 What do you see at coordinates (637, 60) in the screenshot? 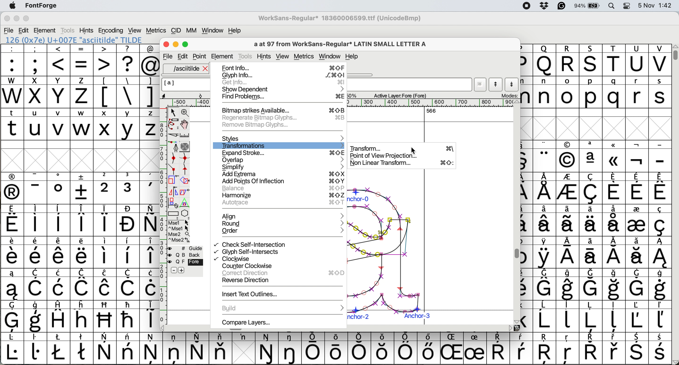
I see `U` at bounding box center [637, 60].